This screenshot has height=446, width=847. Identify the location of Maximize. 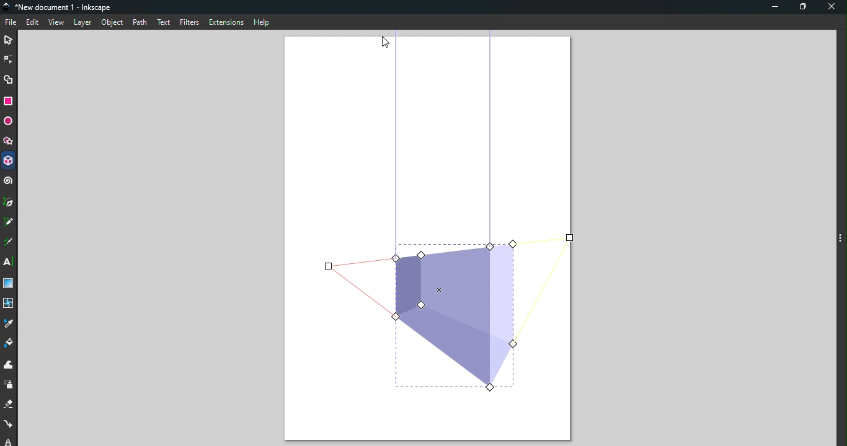
(803, 9).